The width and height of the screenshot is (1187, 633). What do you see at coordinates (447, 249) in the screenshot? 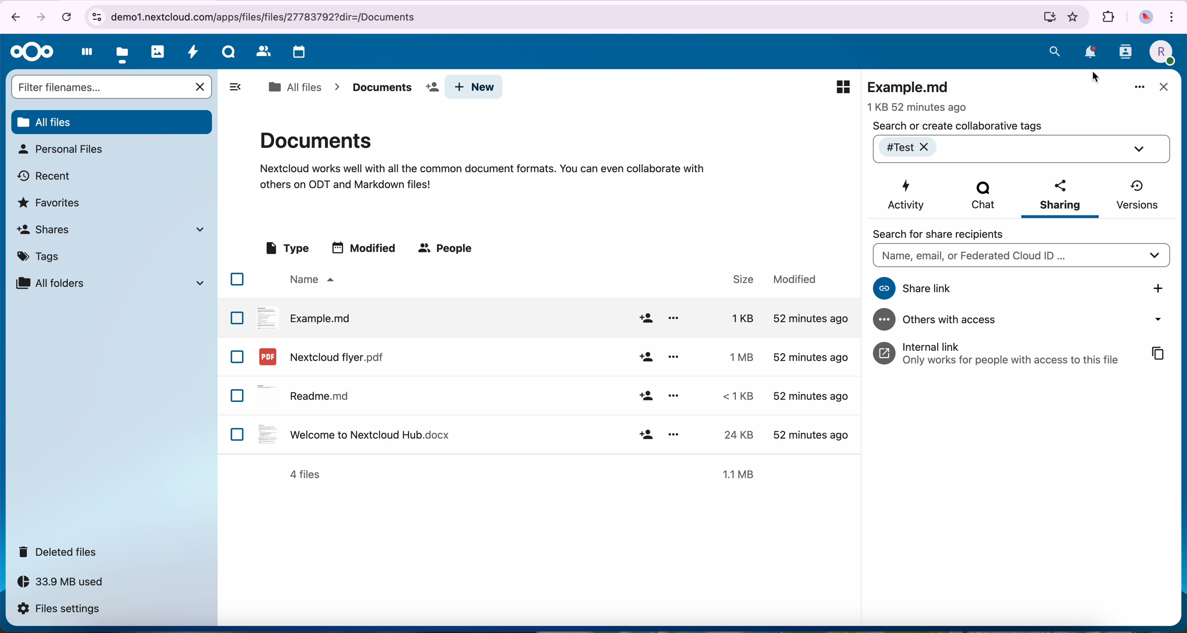
I see `people` at bounding box center [447, 249].